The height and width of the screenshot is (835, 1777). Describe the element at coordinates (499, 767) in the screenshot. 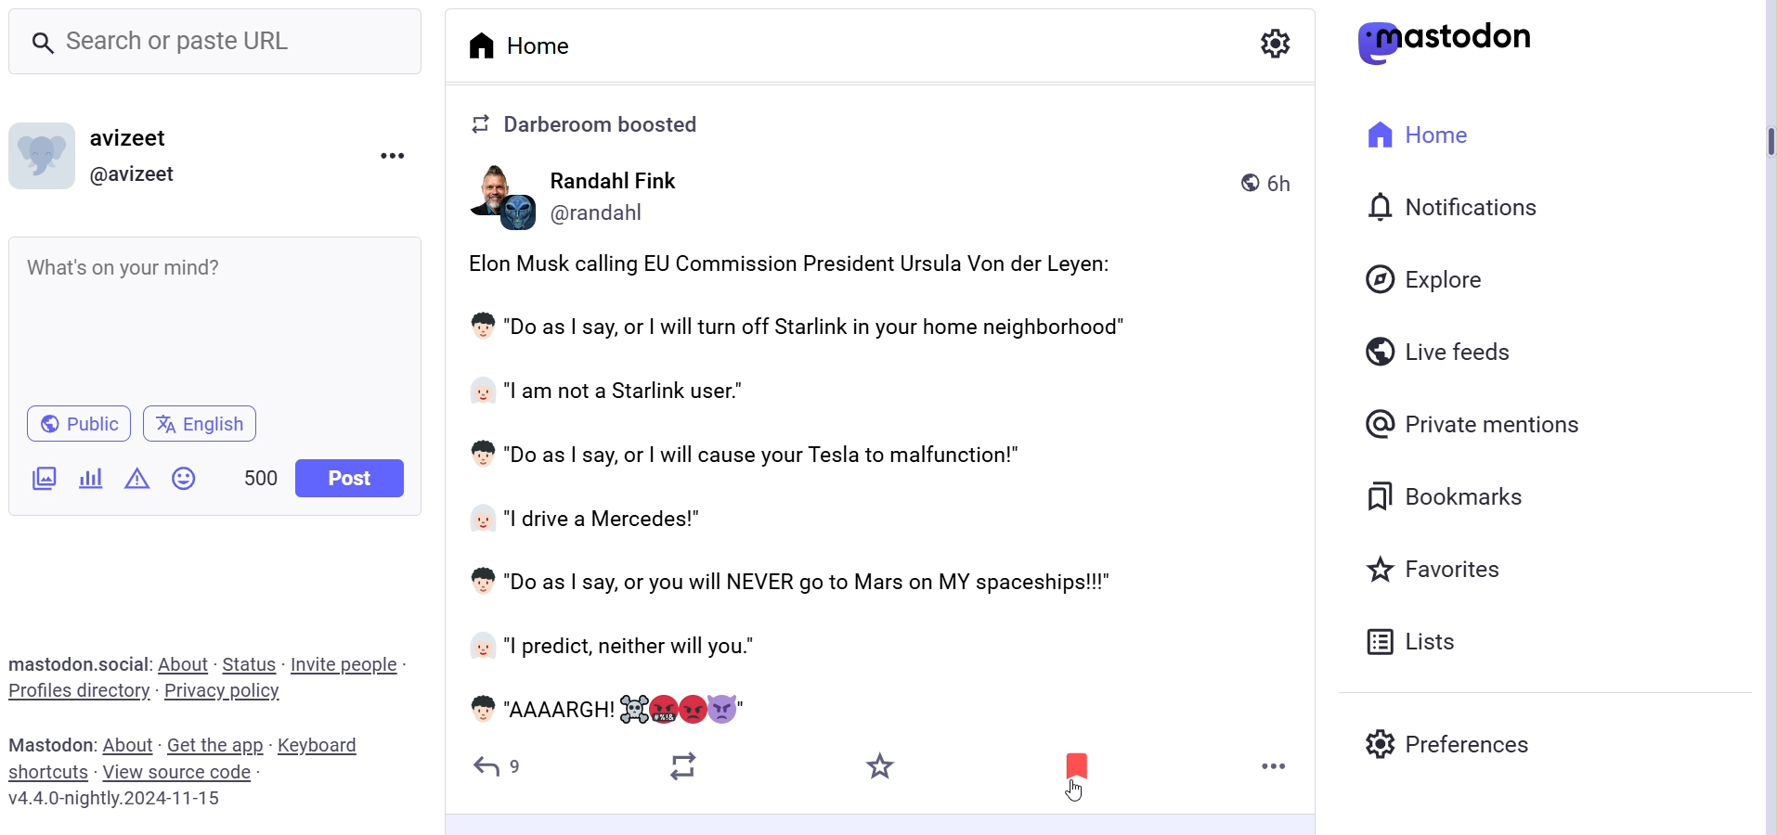

I see `Reply` at that location.